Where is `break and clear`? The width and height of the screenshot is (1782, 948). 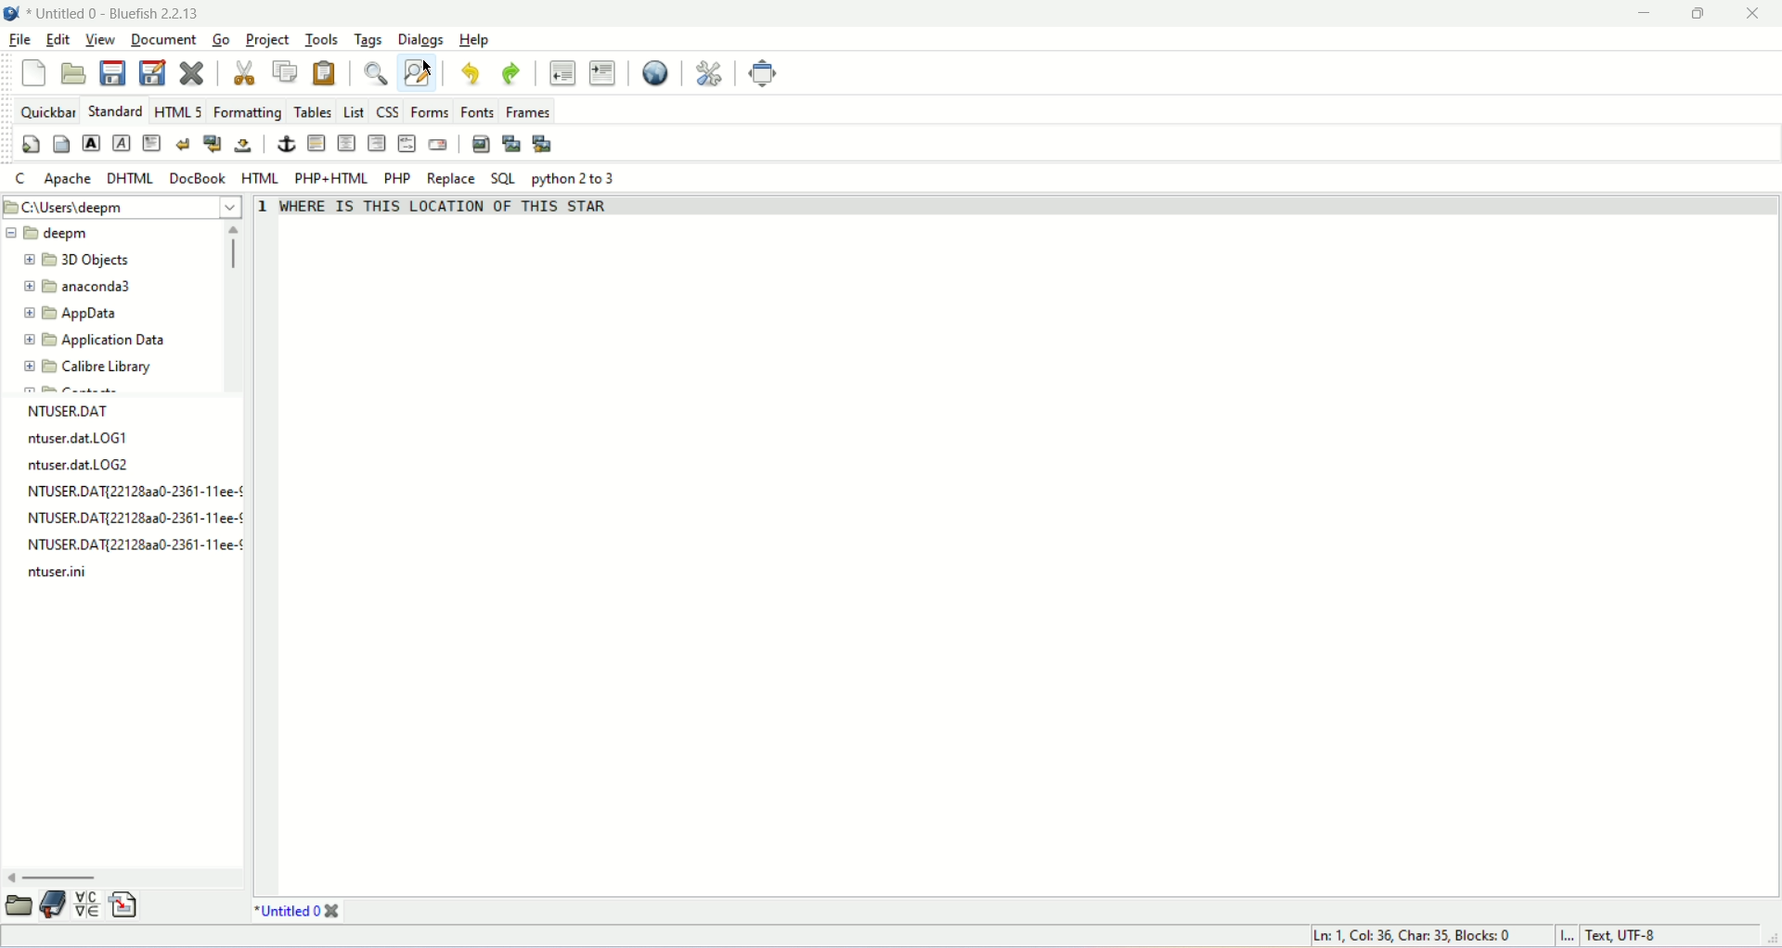
break and clear is located at coordinates (212, 142).